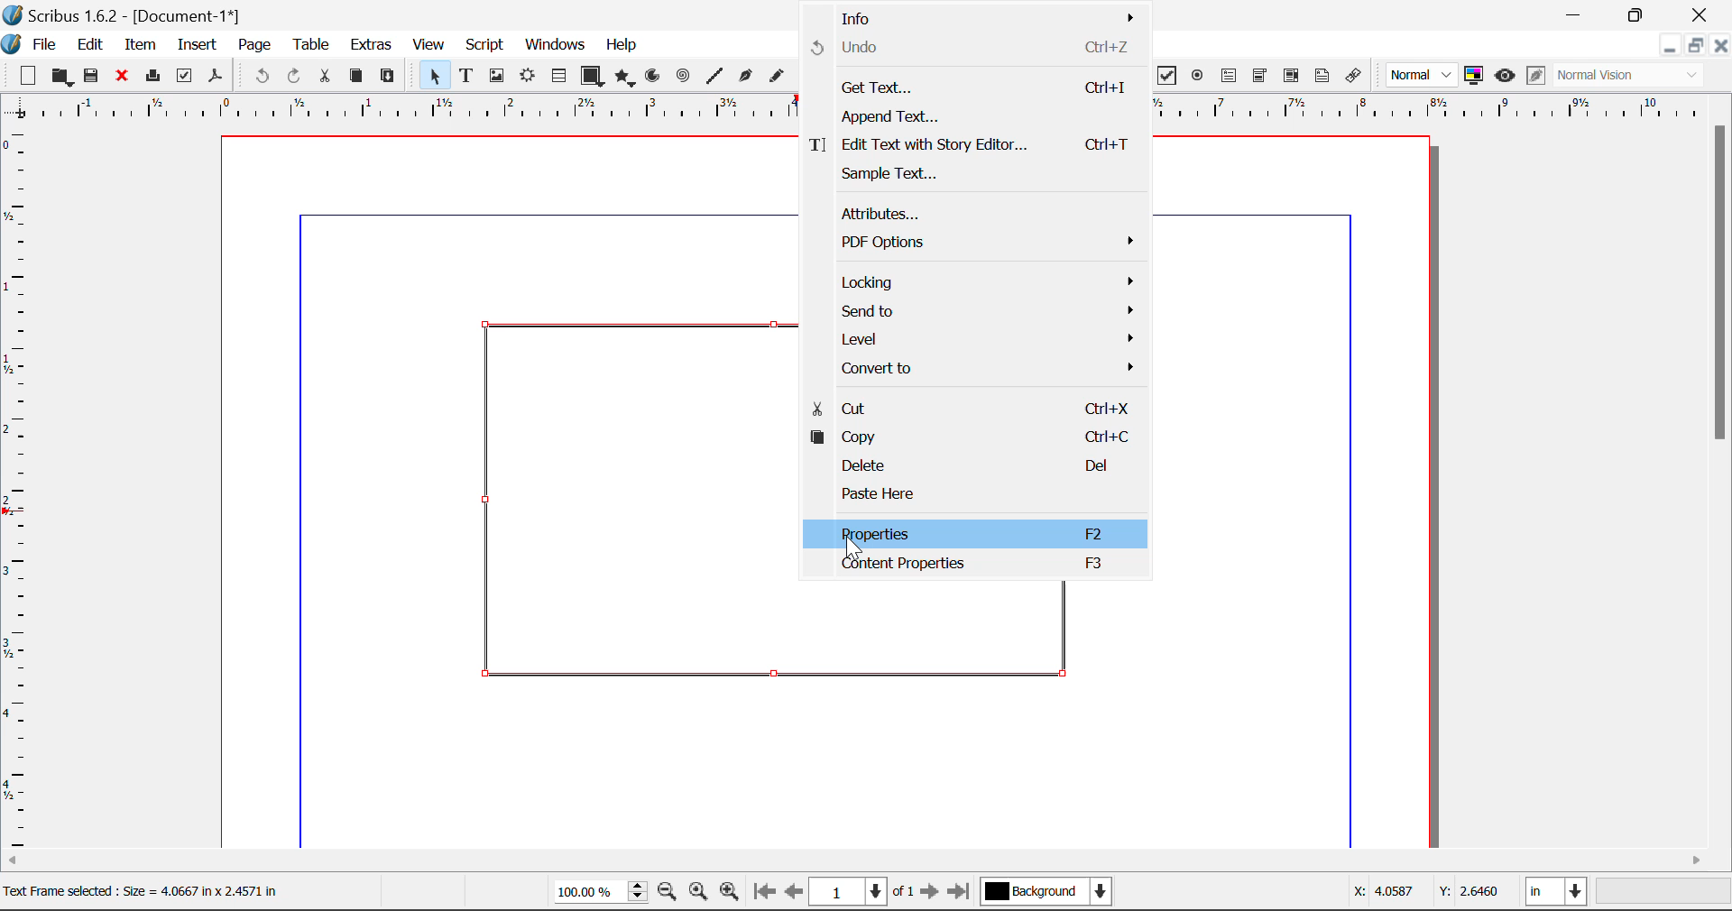 The image size is (1732, 911). I want to click on Zoom to 100%, so click(698, 894).